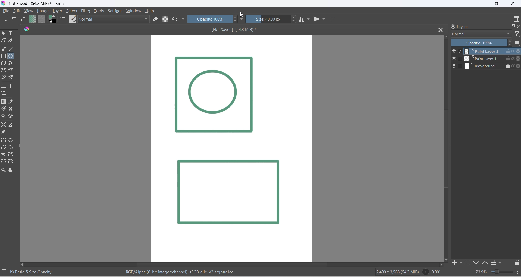 The width and height of the screenshot is (521, 277). I want to click on text, so click(13, 34).